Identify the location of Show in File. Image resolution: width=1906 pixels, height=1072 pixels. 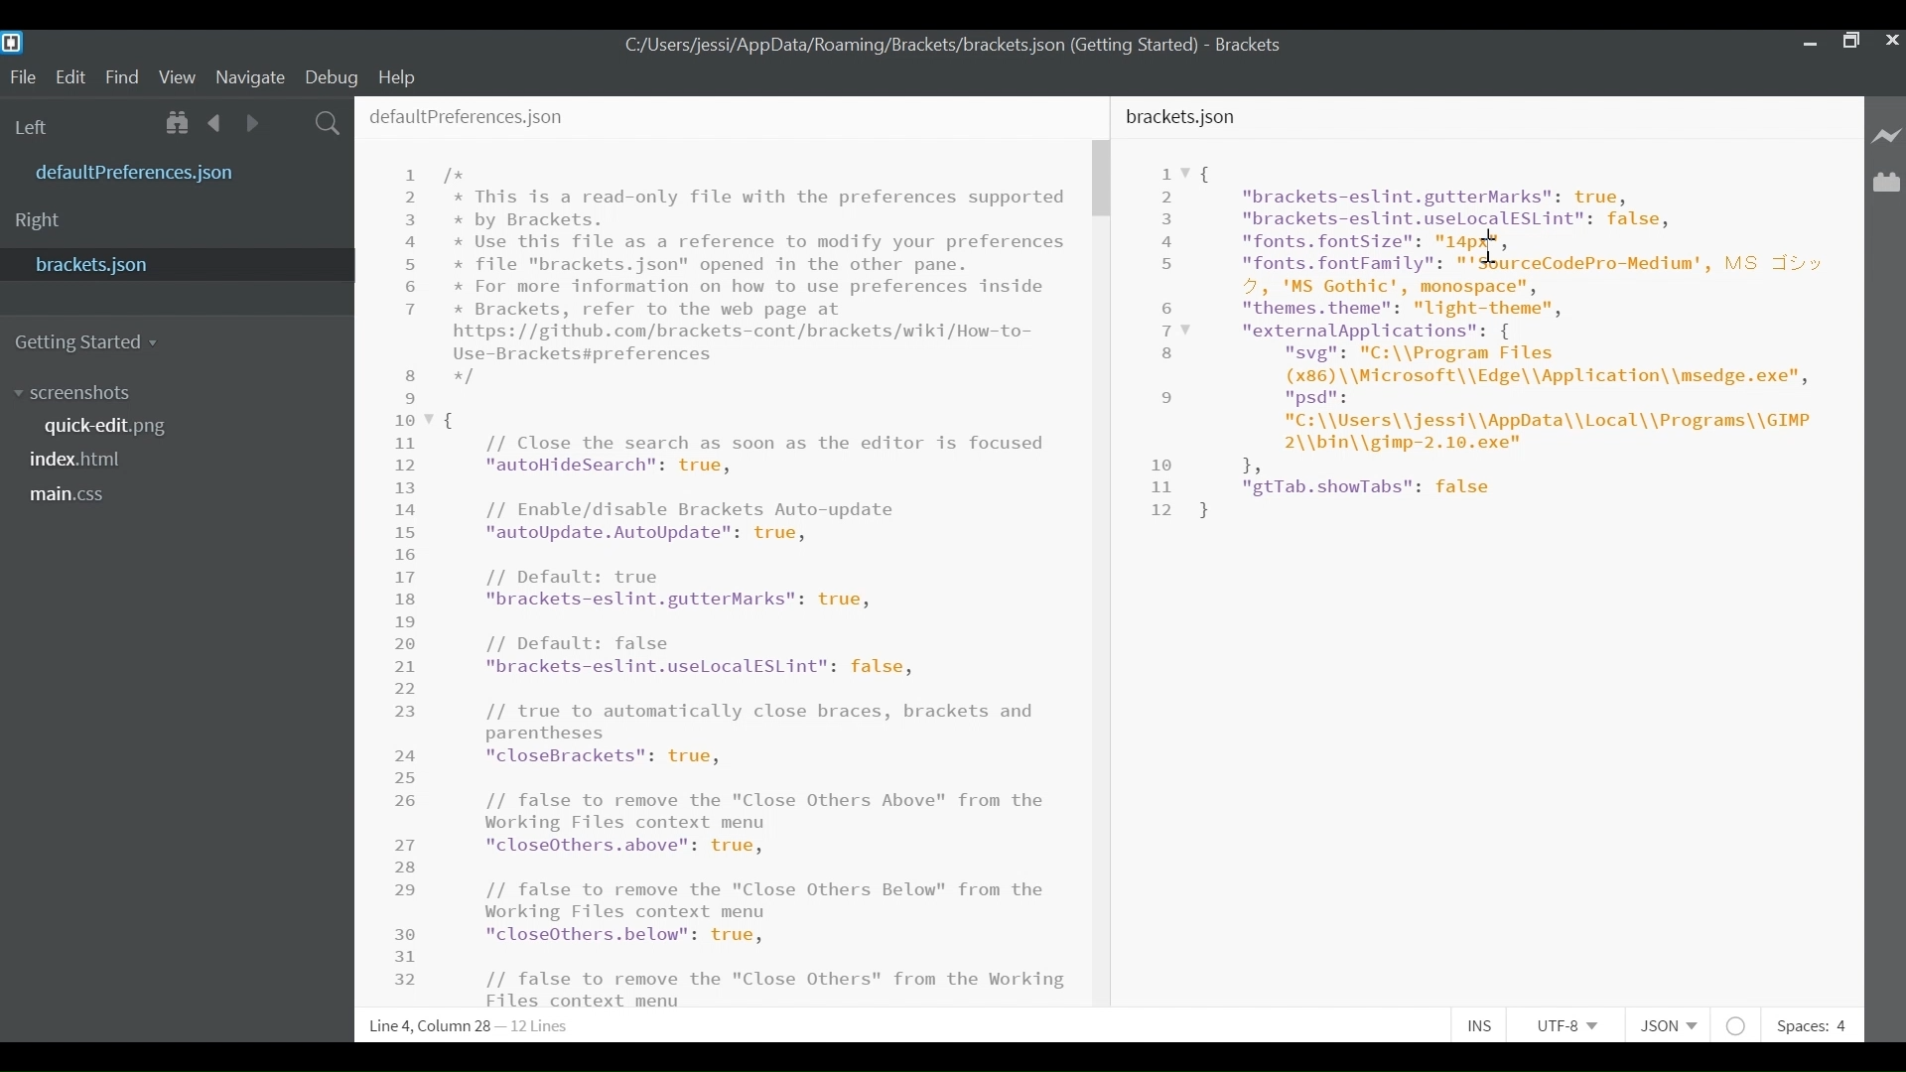
(179, 124).